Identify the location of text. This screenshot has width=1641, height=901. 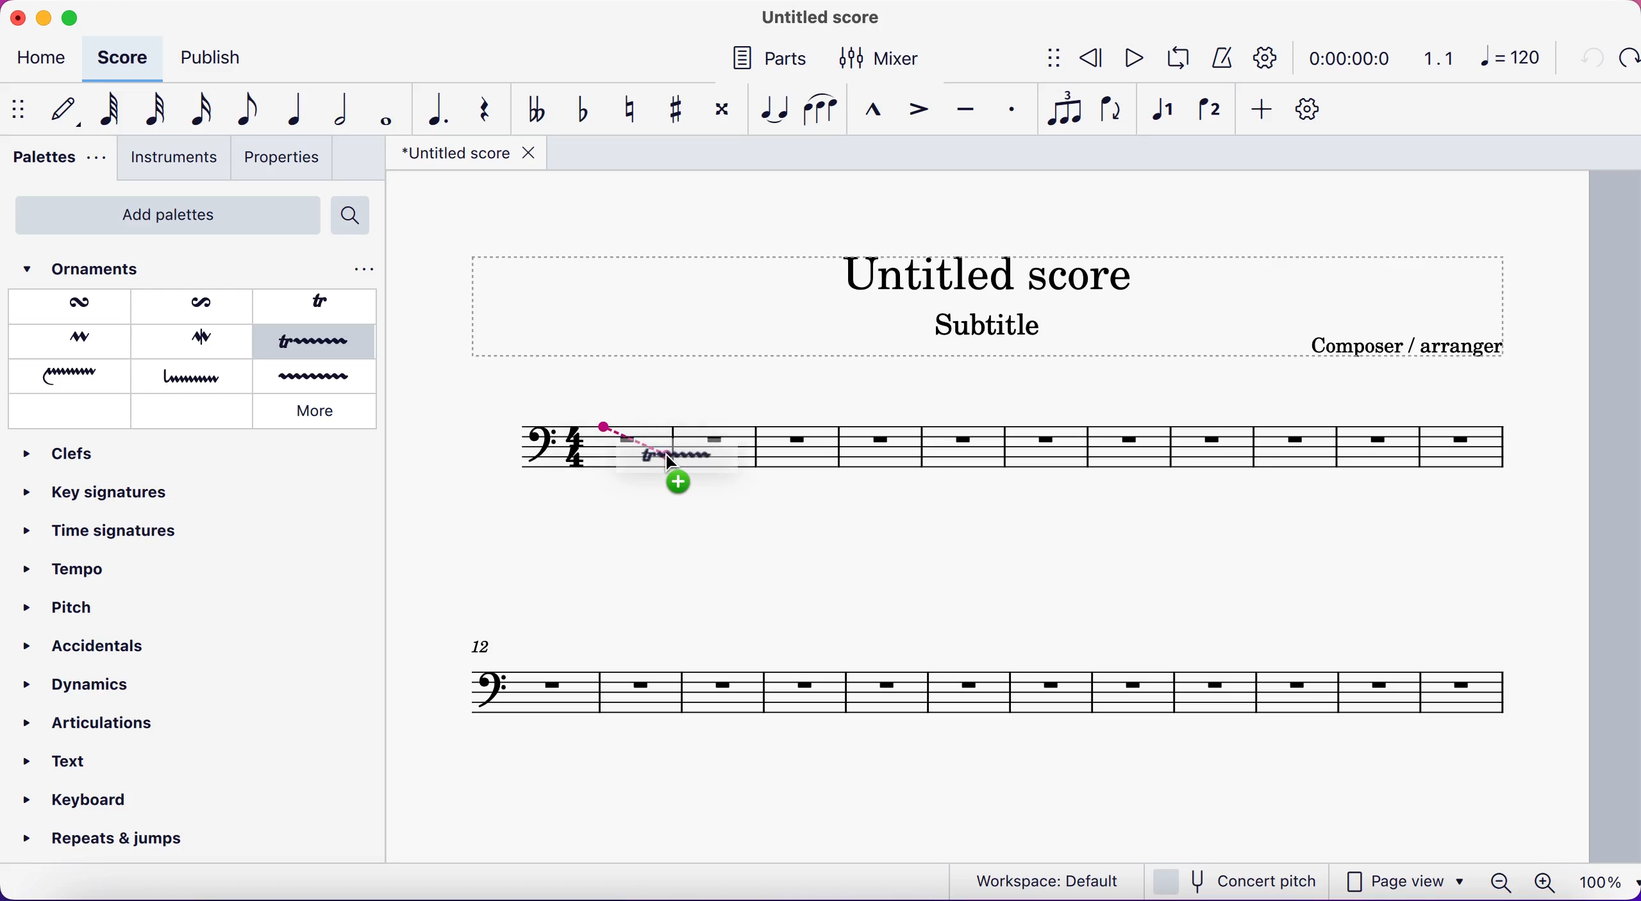
(71, 757).